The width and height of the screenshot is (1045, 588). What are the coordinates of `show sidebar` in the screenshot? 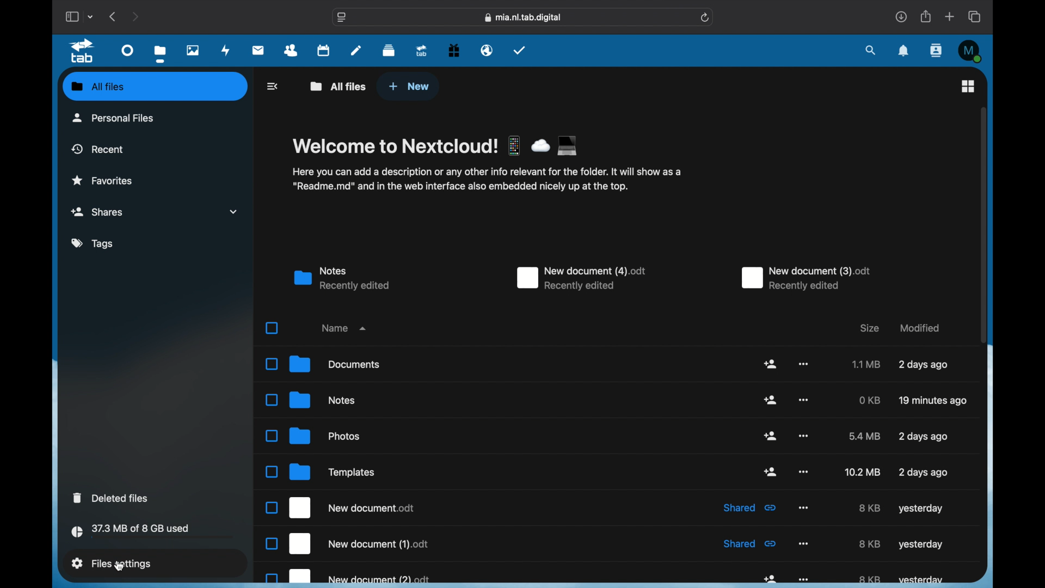 It's located at (71, 16).